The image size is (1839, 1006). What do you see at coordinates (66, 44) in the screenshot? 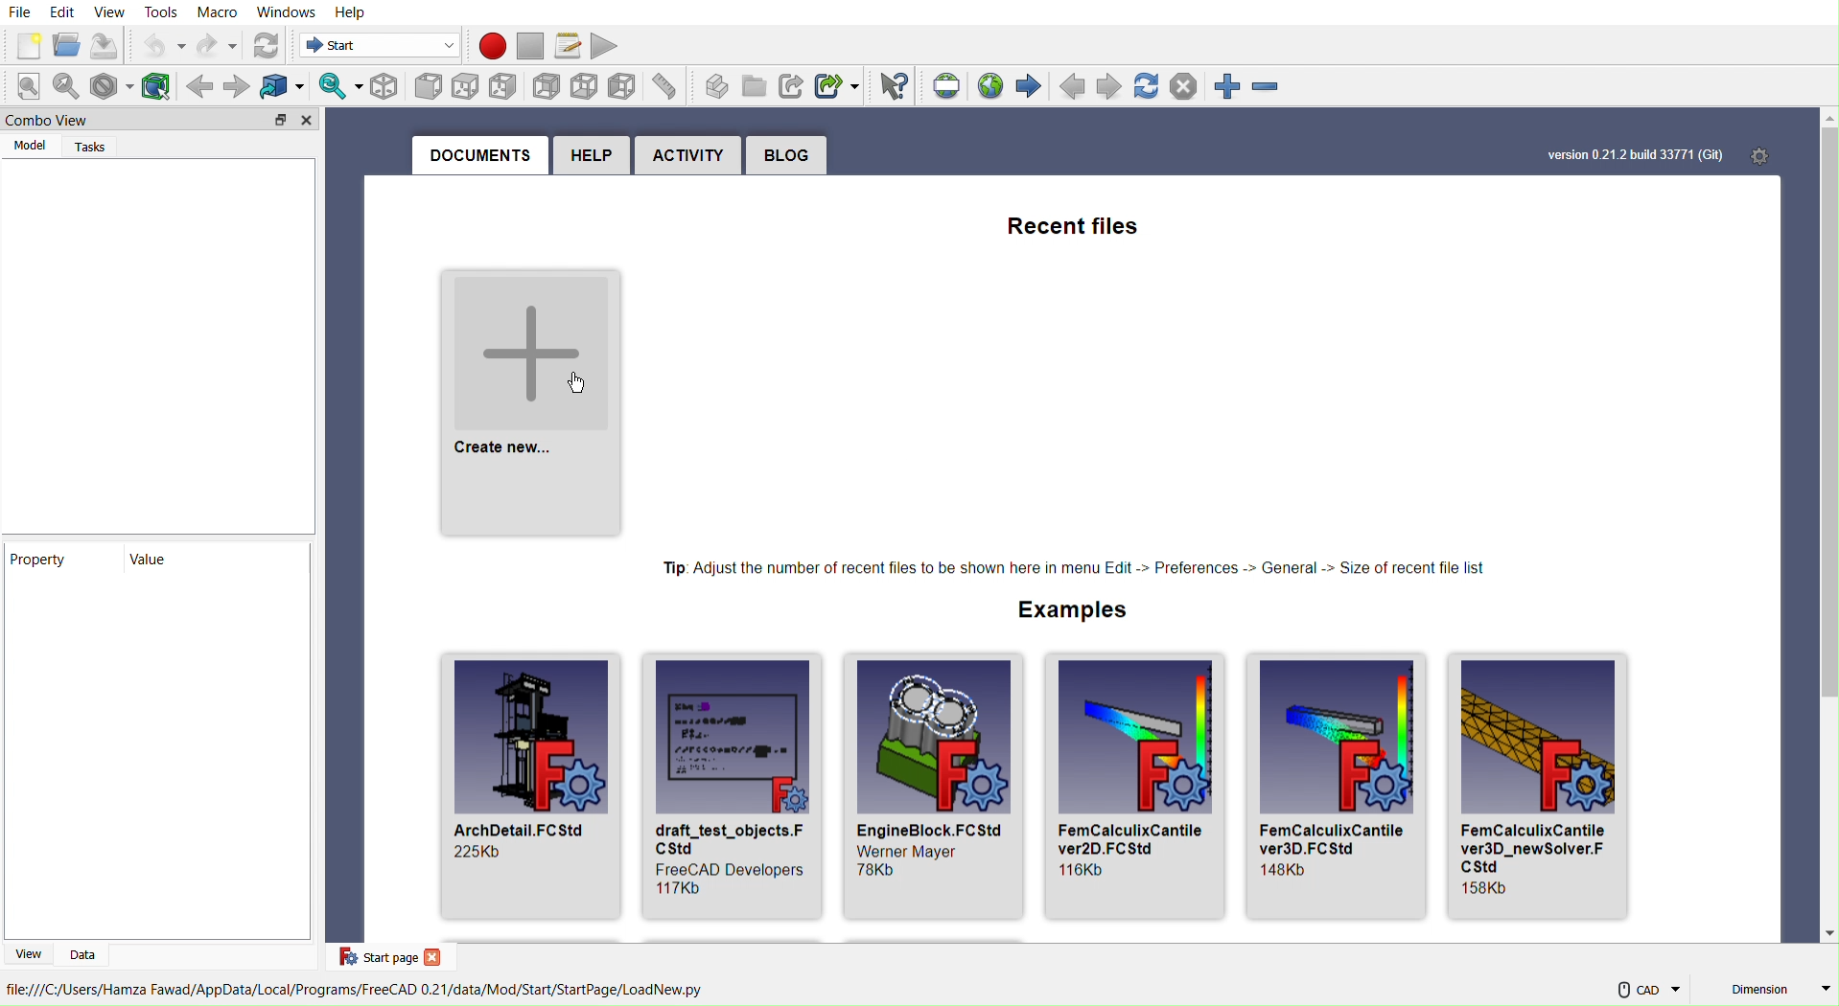
I see `Open a document` at bounding box center [66, 44].